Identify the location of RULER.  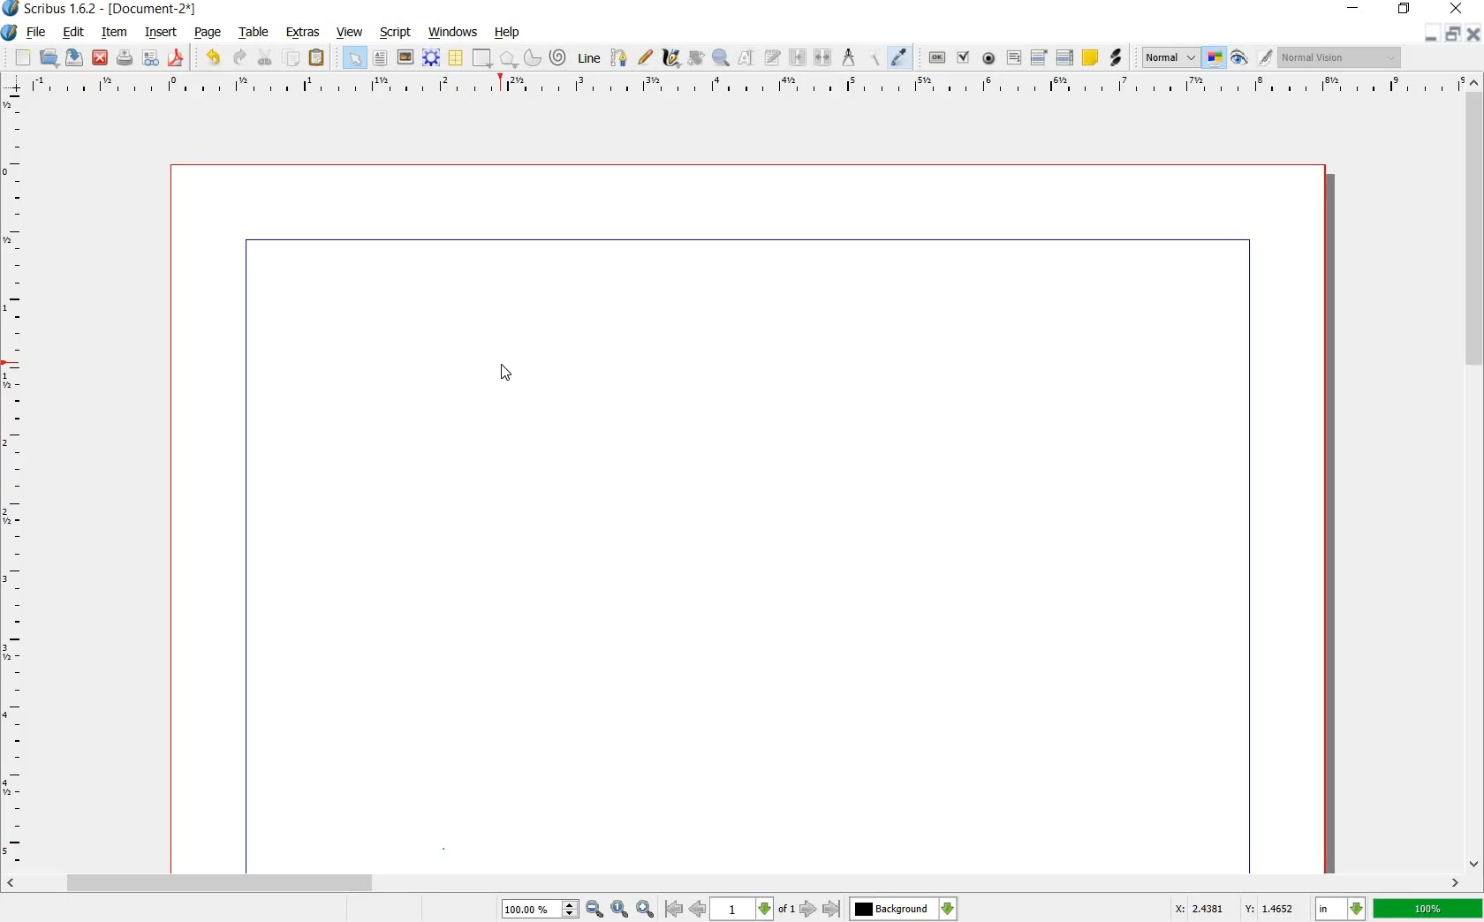
(15, 480).